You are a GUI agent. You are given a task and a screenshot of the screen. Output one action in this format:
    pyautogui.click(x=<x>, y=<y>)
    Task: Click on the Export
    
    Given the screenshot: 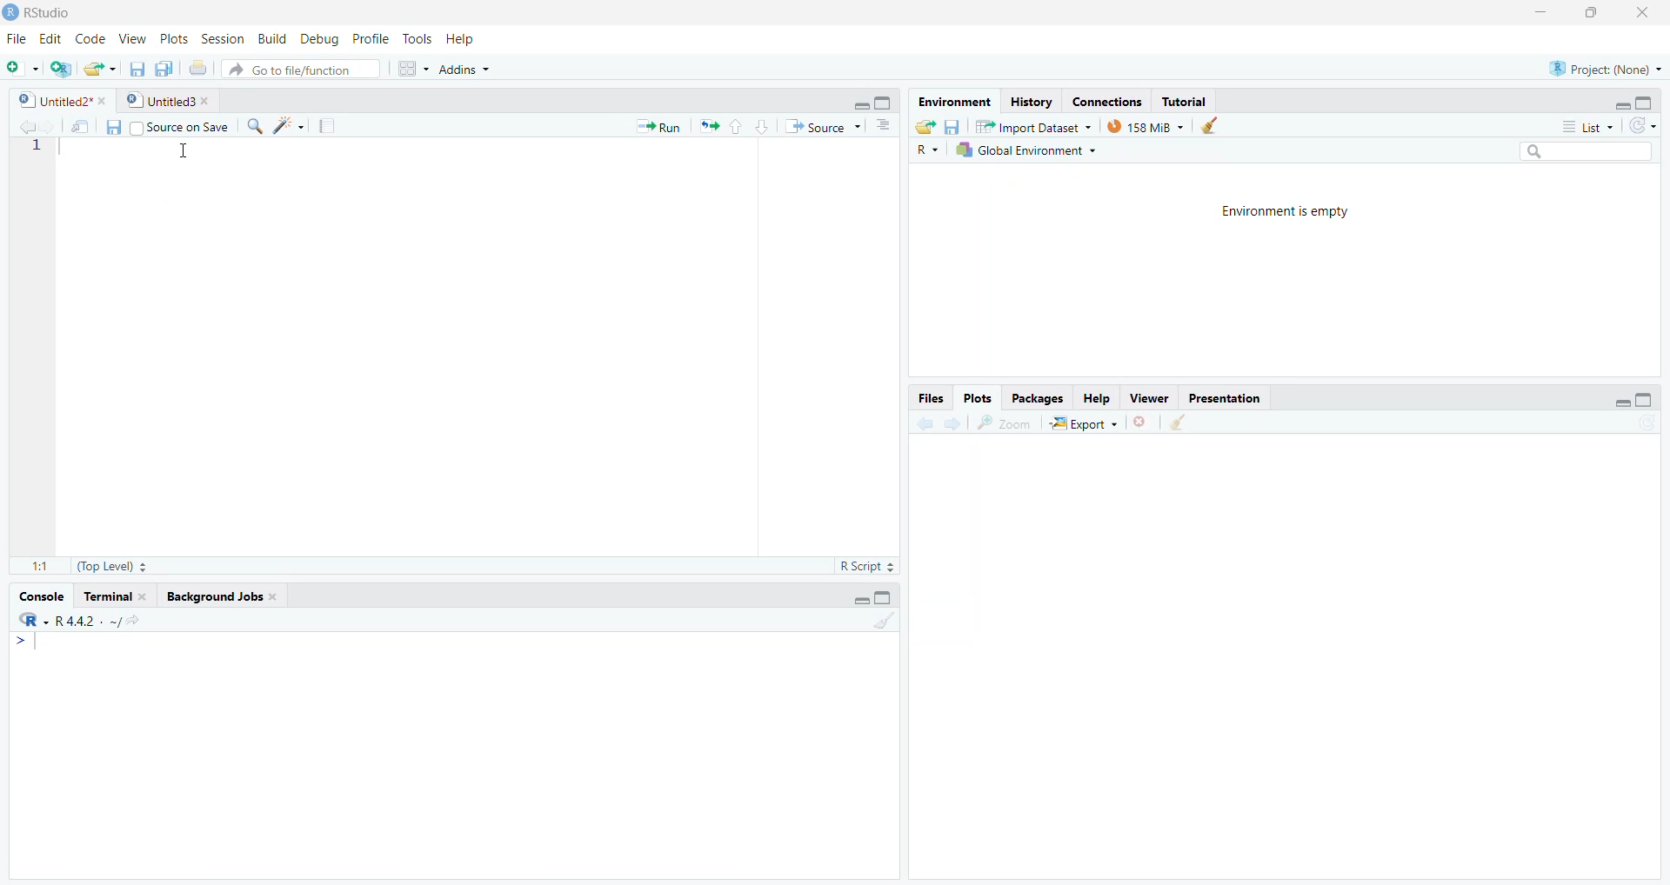 What is the action you would take?
    pyautogui.click(x=1081, y=424)
    